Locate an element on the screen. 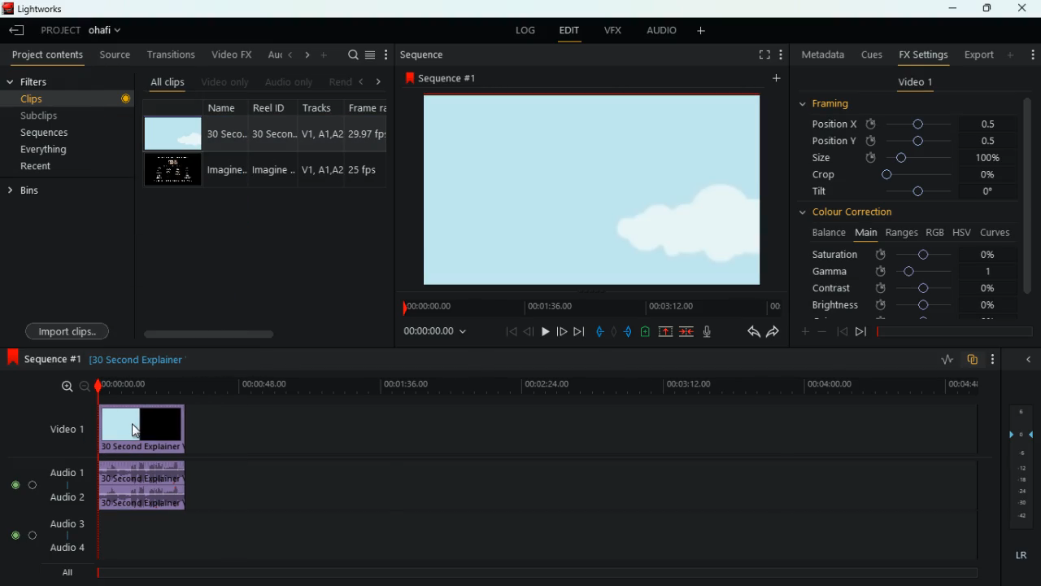 The image size is (1041, 586). rgb is located at coordinates (936, 231).